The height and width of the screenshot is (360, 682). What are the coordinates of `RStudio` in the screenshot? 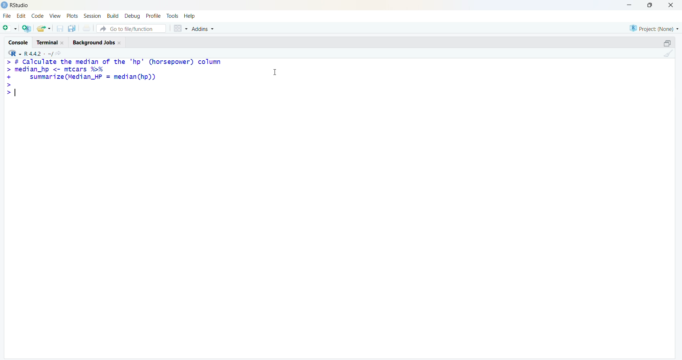 It's located at (21, 5).